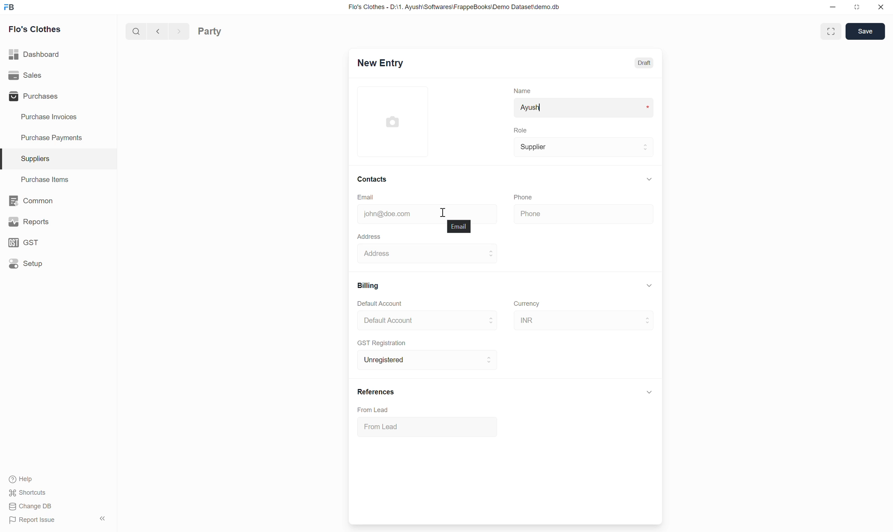 The width and height of the screenshot is (893, 532). I want to click on Next, so click(179, 31).